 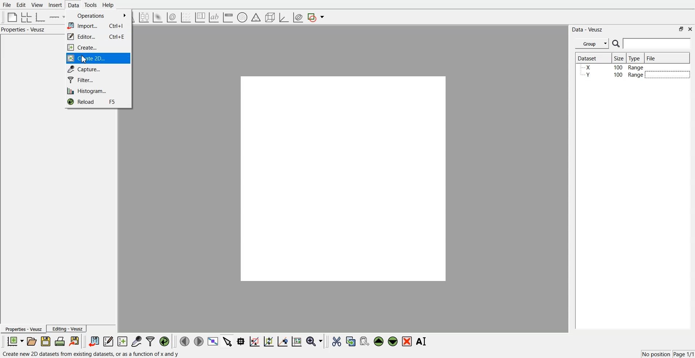 What do you see at coordinates (23, 29) in the screenshot?
I see `Properties - Veusz` at bounding box center [23, 29].